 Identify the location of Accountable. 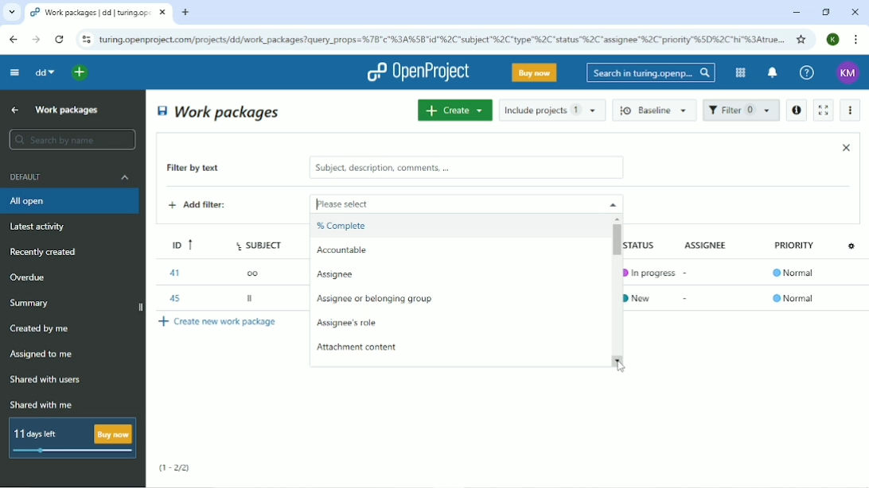
(341, 250).